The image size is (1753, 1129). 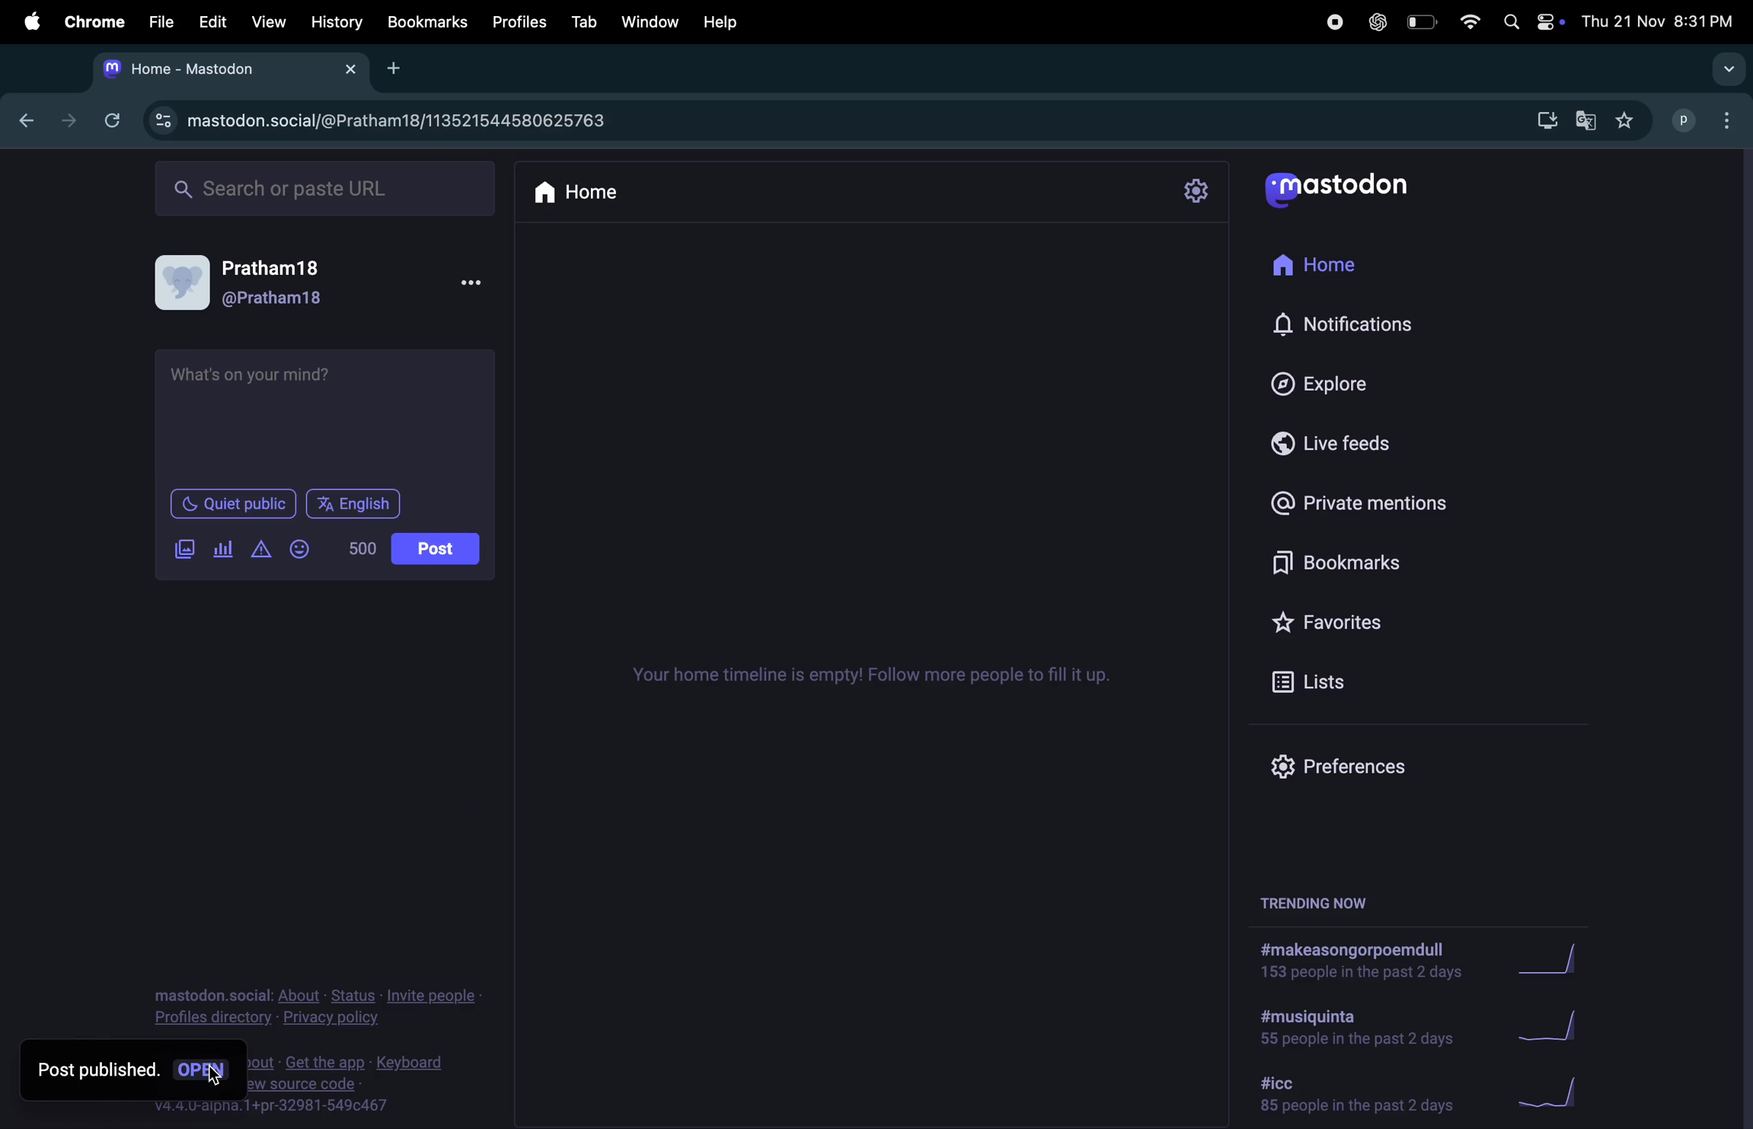 What do you see at coordinates (1324, 899) in the screenshot?
I see `trending now` at bounding box center [1324, 899].